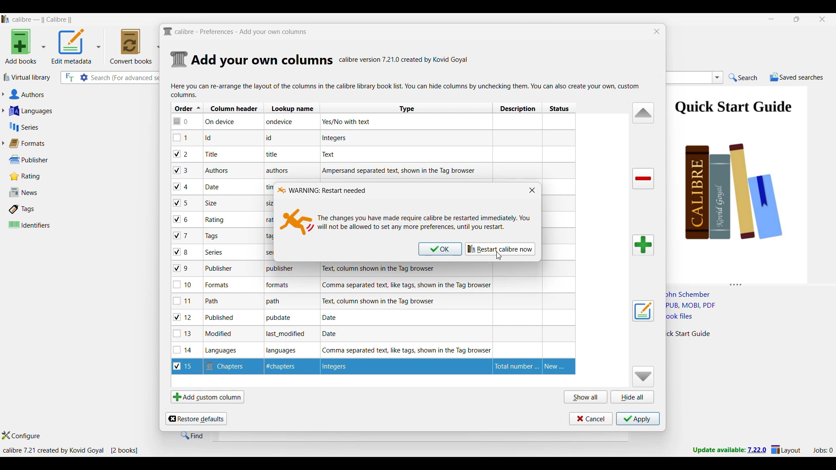 The width and height of the screenshot is (836, 470). Describe the element at coordinates (643, 311) in the screenshot. I see `Edit settings of a user defined column` at that location.